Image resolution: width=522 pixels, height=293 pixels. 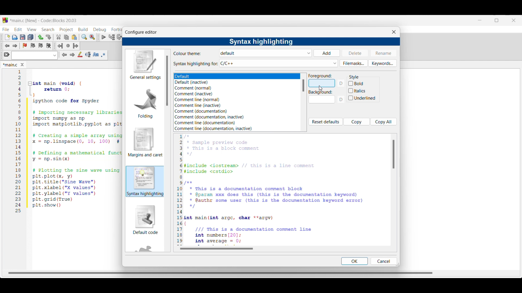 I want to click on Copy, so click(x=357, y=122).